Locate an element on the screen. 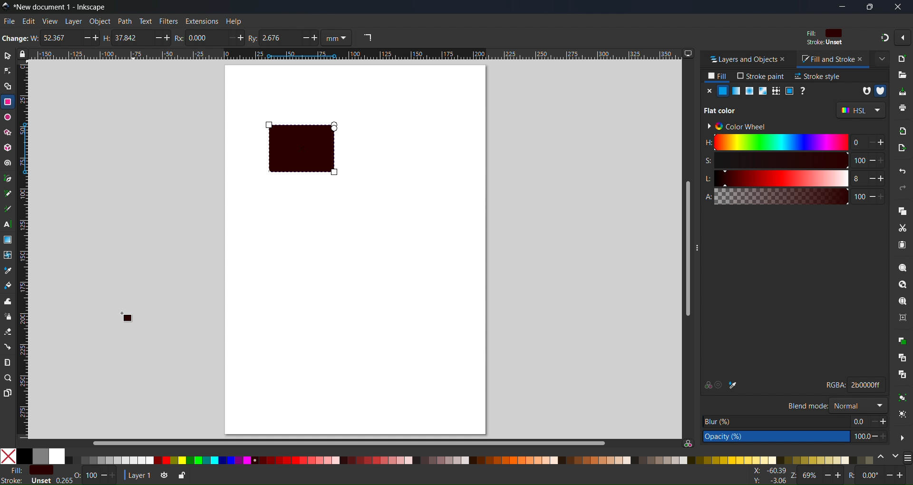 The image size is (913, 485). Swatch is located at coordinates (789, 91).